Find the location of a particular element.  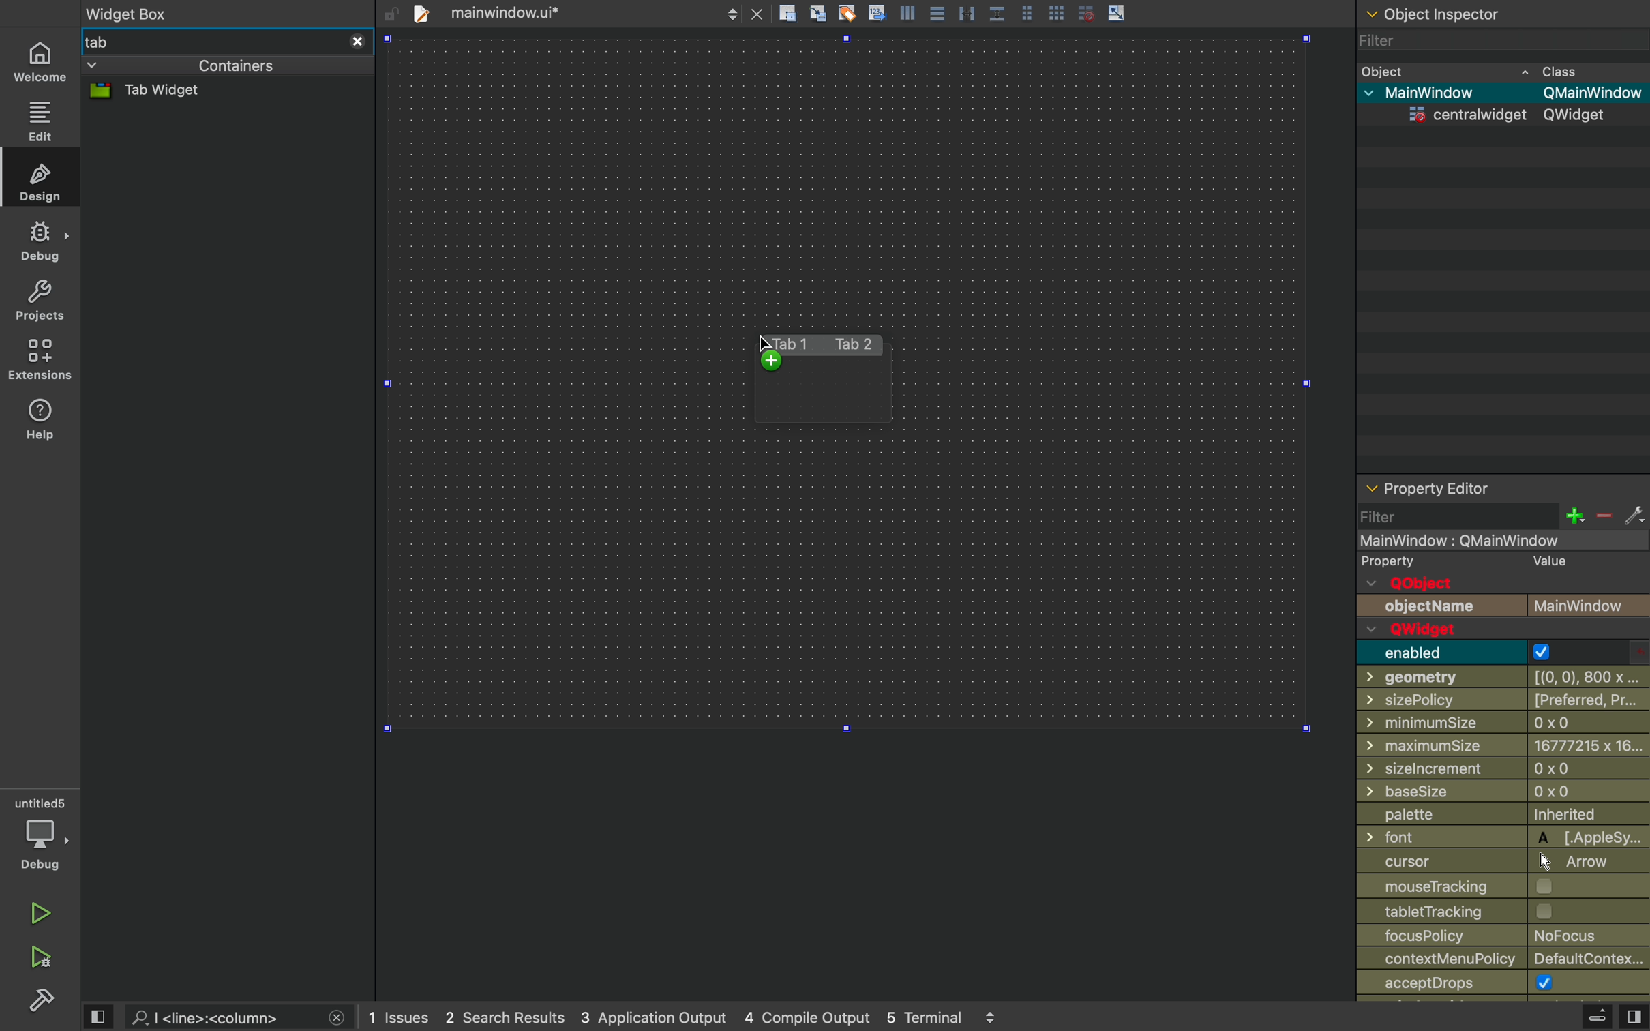

close is located at coordinates (357, 41).